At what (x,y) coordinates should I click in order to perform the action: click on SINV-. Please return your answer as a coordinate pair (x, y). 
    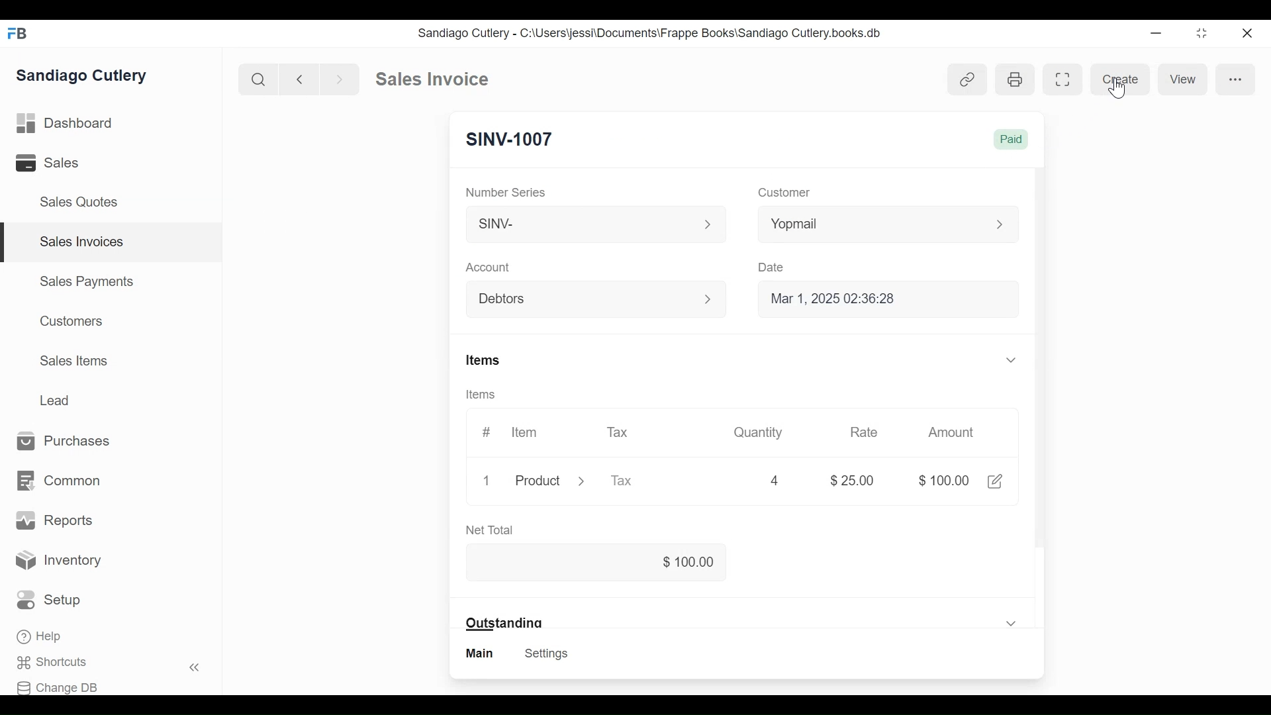
    Looking at the image, I should click on (590, 222).